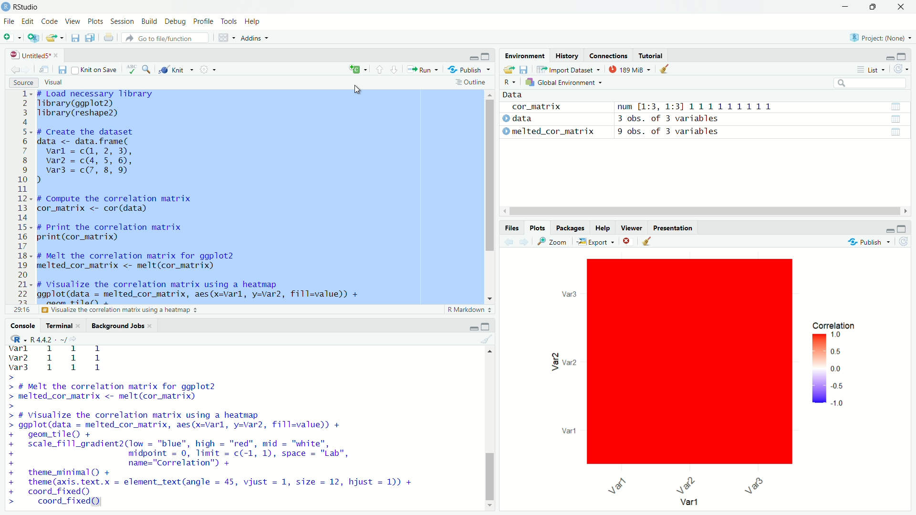 The height and width of the screenshot is (515, 916). Describe the element at coordinates (665, 68) in the screenshot. I see `clear objects` at that location.